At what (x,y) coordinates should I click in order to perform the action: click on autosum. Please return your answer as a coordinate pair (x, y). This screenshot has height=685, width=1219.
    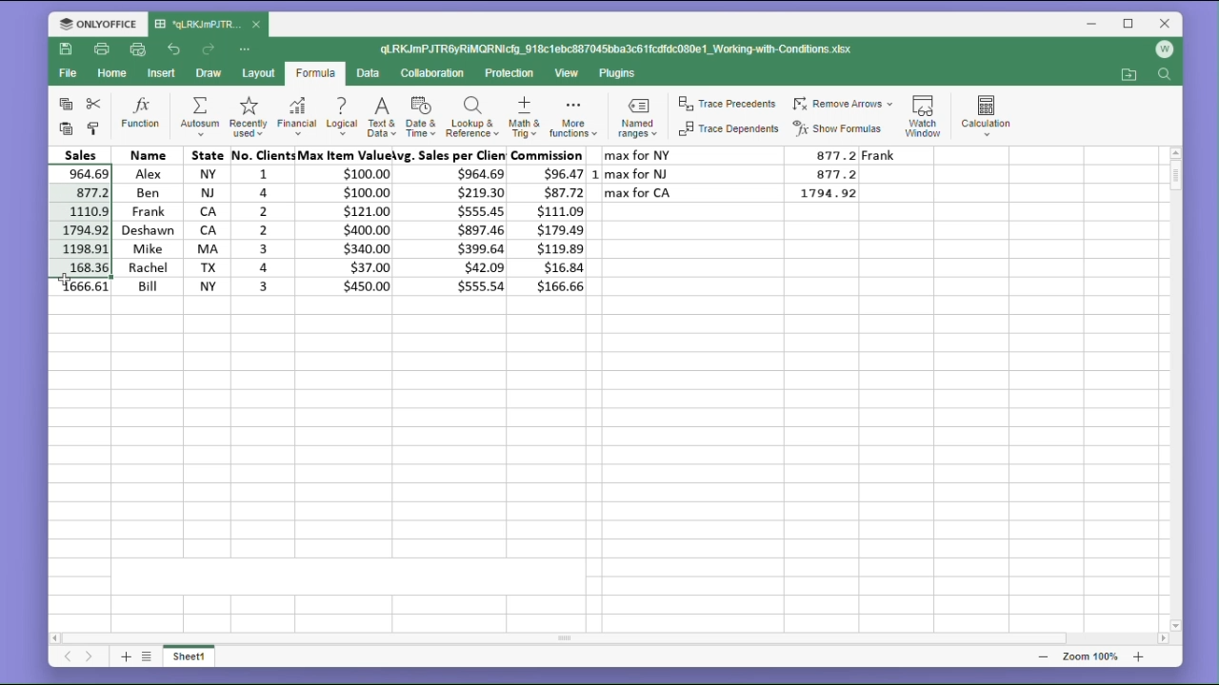
    Looking at the image, I should click on (199, 118).